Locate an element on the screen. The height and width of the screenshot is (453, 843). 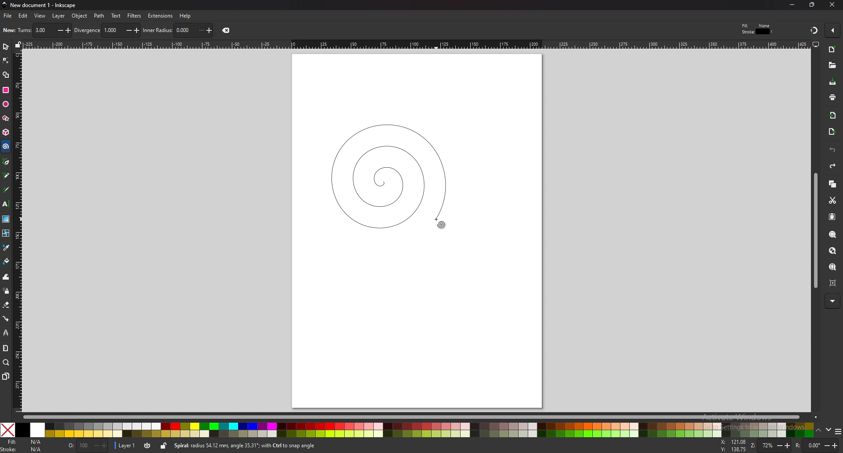
node is located at coordinates (6, 61).